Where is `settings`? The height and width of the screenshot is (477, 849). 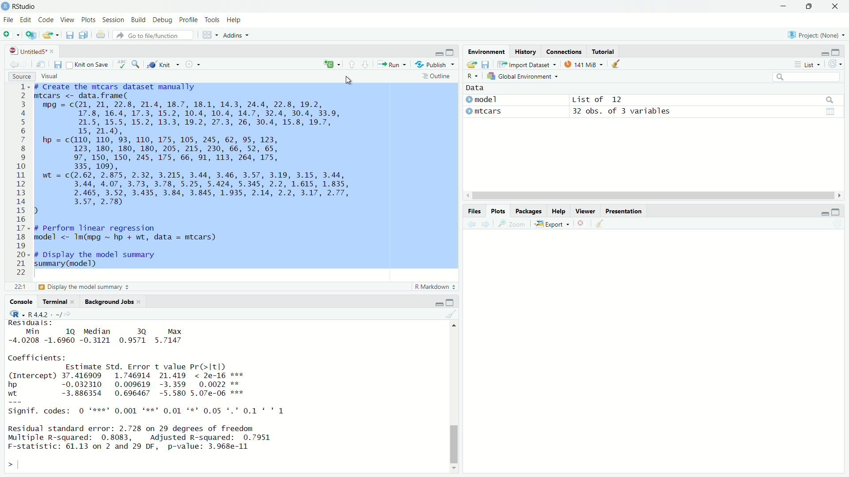 settings is located at coordinates (192, 64).